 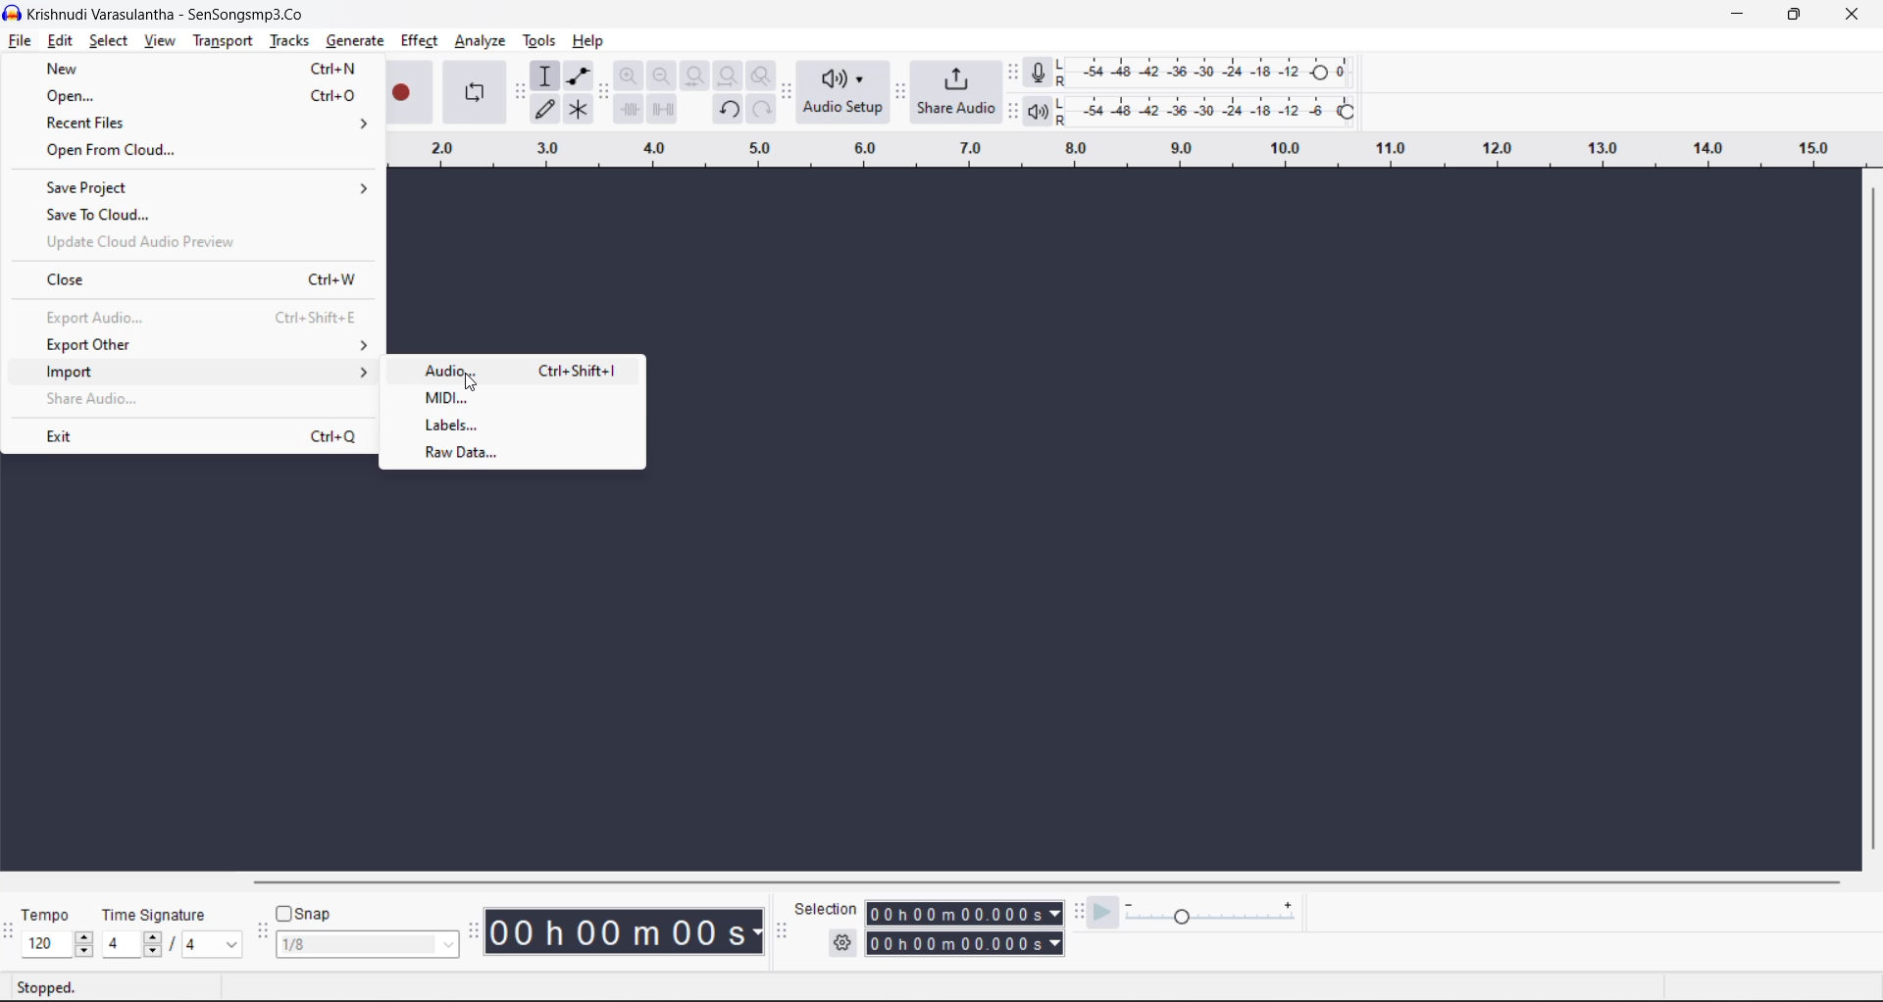 I want to click on share audio toolbar, so click(x=902, y=93).